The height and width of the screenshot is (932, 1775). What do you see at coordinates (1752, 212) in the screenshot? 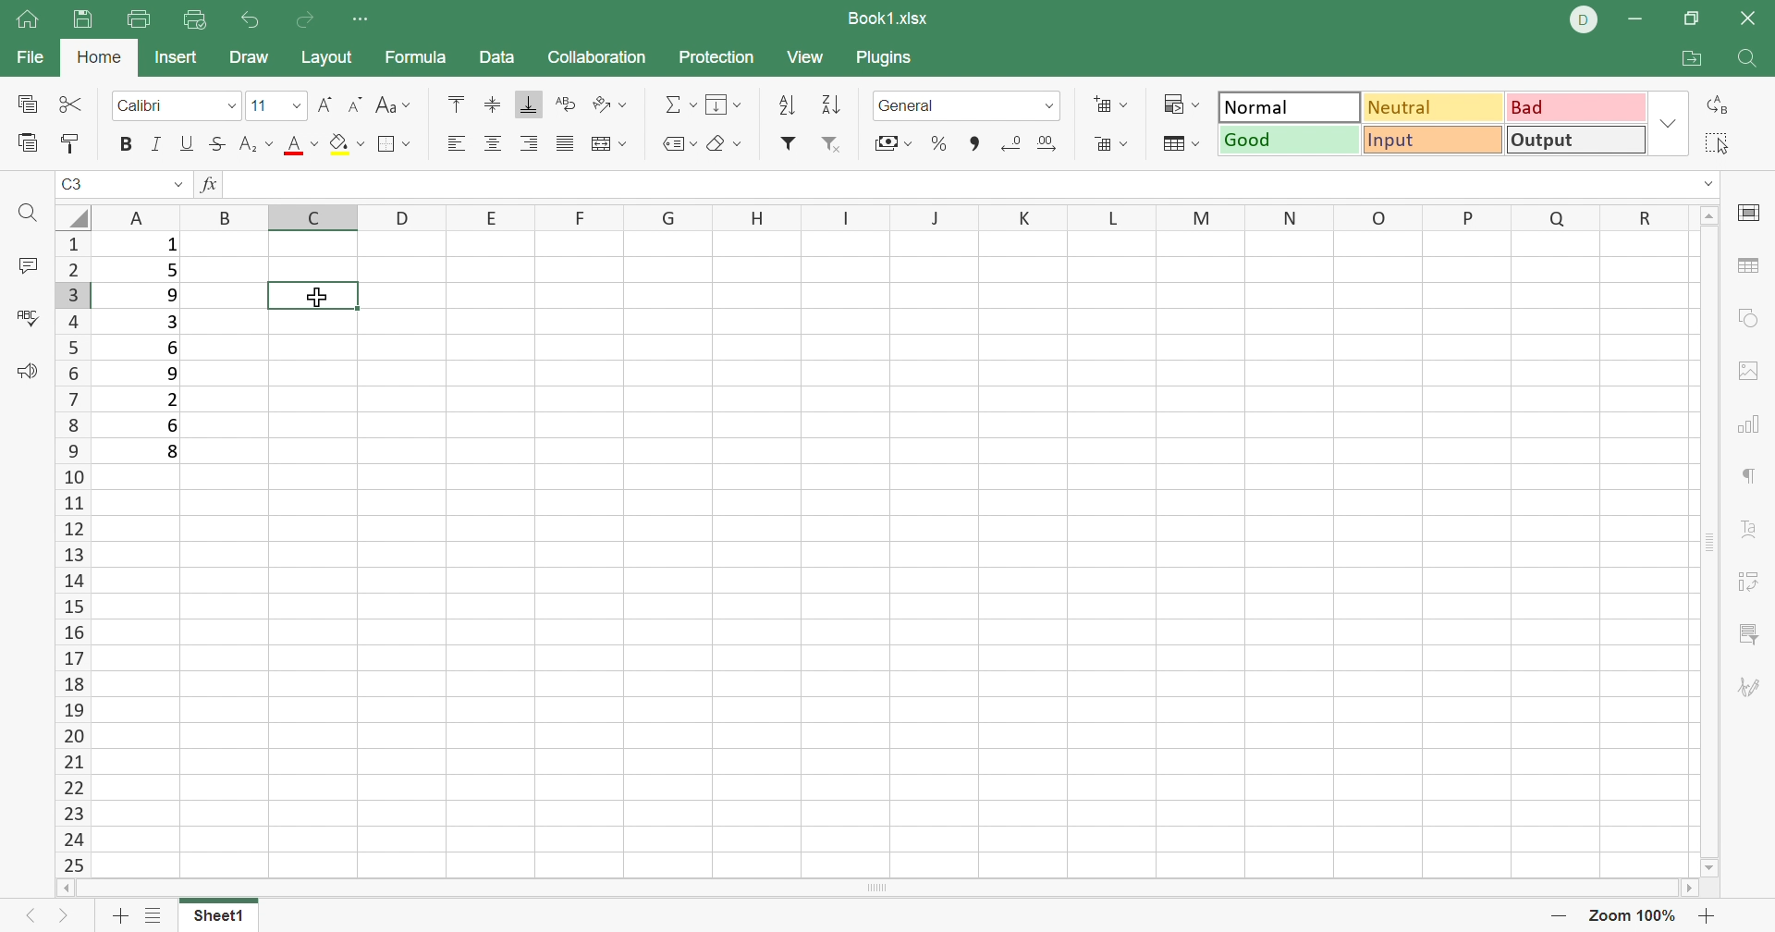
I see `Slide settings` at bounding box center [1752, 212].